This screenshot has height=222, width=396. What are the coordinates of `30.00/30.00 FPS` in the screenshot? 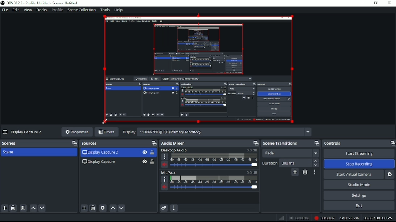 It's located at (379, 218).